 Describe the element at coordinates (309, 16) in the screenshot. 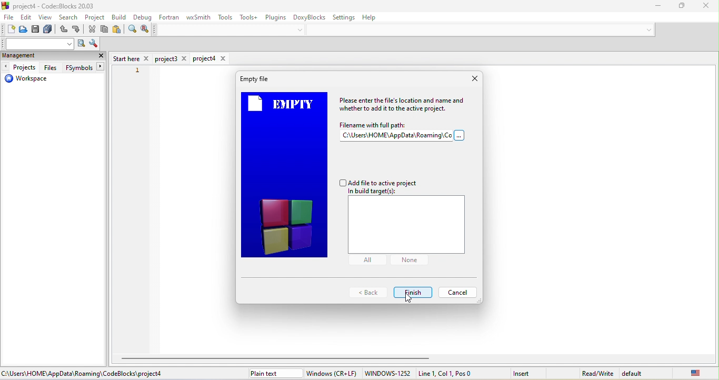

I see `doxyblocks` at that location.